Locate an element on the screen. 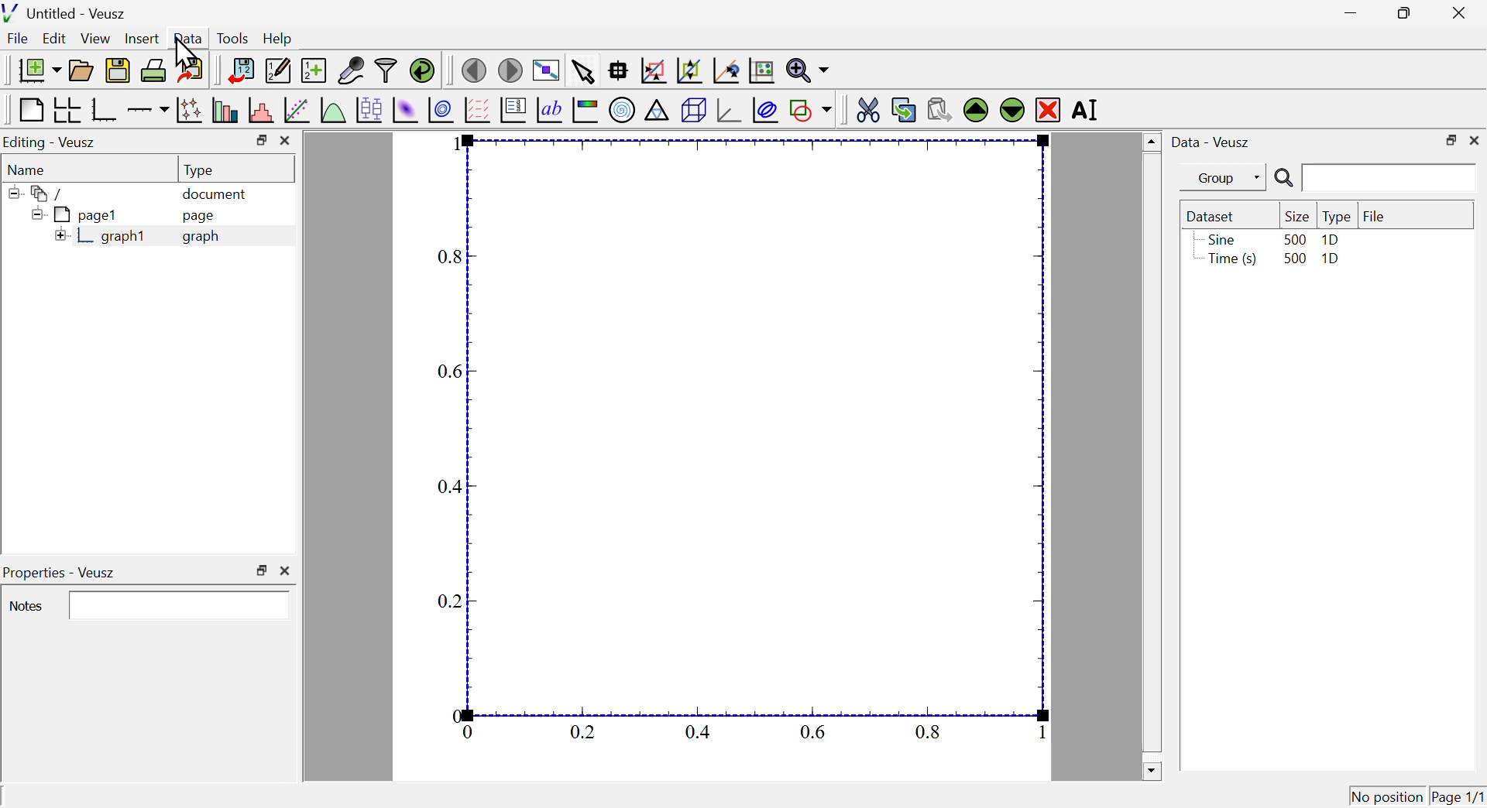  create new data sets using ranges is located at coordinates (314, 69).